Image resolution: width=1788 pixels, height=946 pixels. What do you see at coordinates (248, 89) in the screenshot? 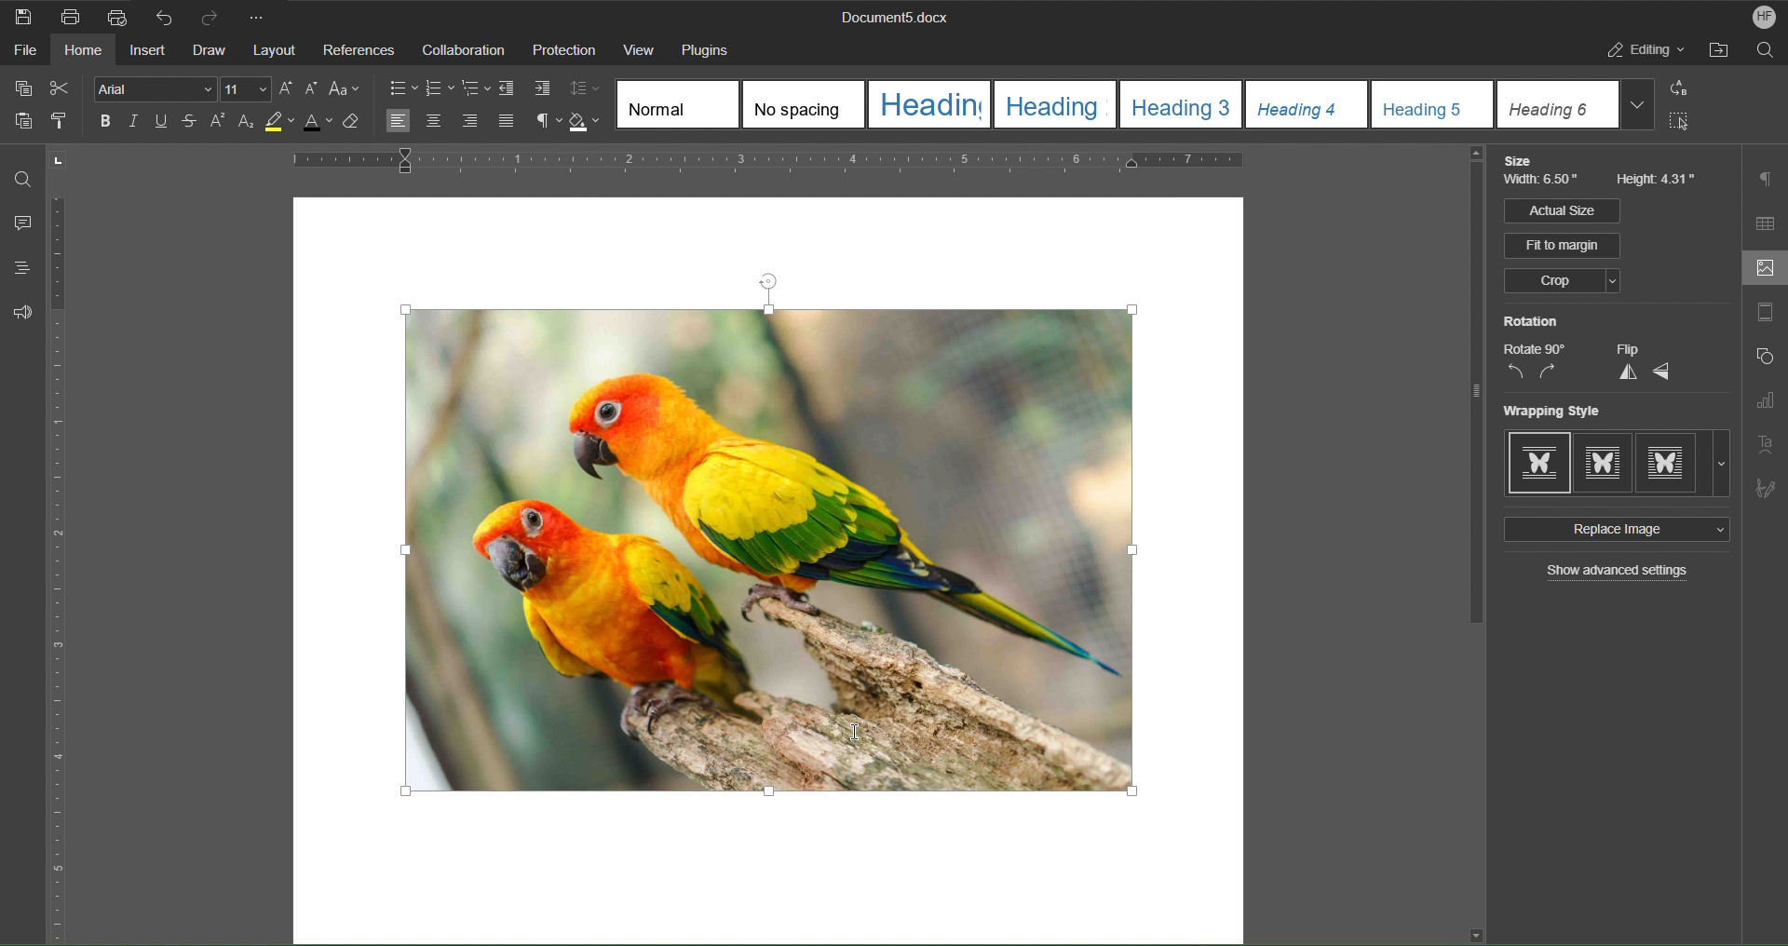
I see `Font size` at bounding box center [248, 89].